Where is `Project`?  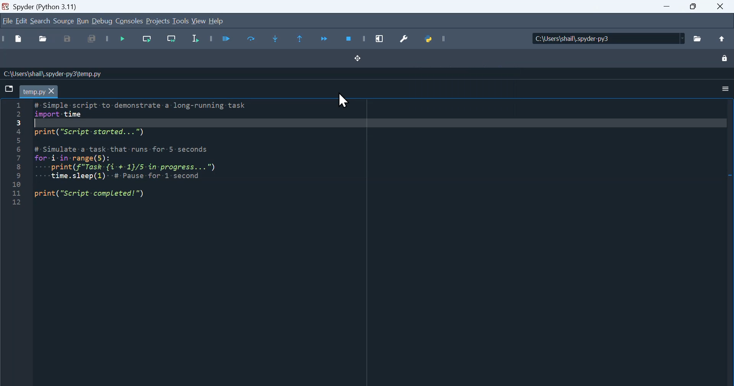
Project is located at coordinates (158, 22).